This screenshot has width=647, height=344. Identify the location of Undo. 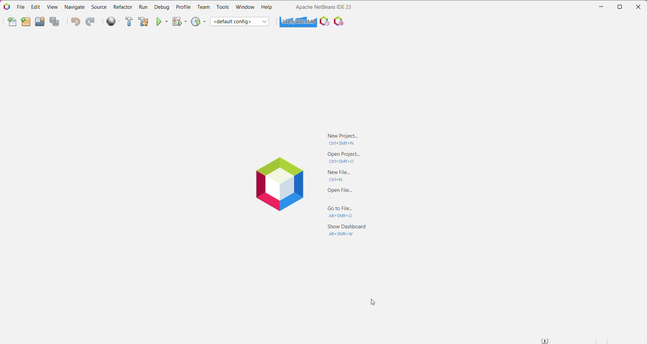
(75, 22).